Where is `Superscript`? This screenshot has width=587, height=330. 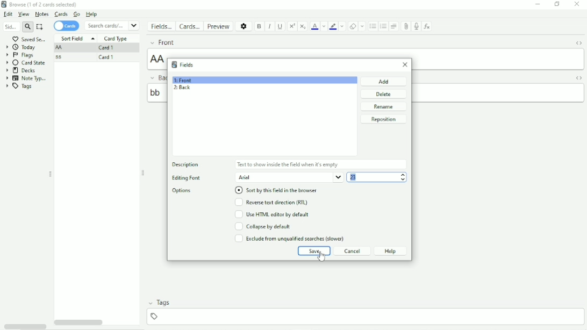 Superscript is located at coordinates (291, 27).